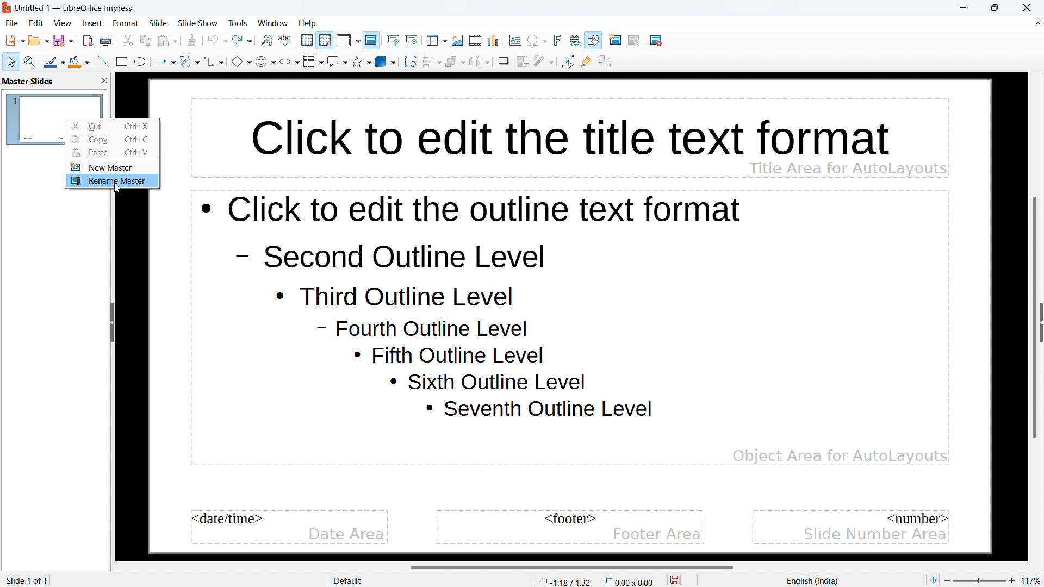 The height and width of the screenshot is (587, 1044). I want to click on show gluepoint functions, so click(586, 61).